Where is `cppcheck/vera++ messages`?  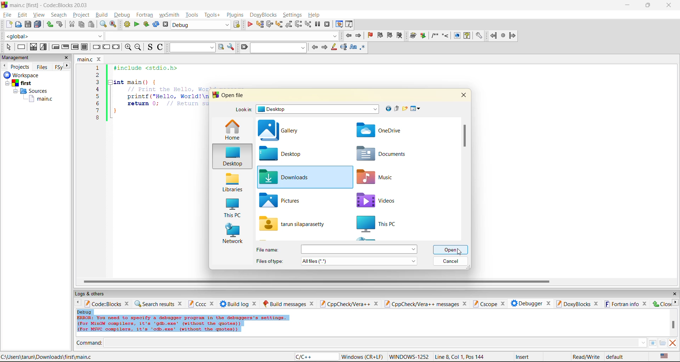 cppcheck/vera++ messages is located at coordinates (421, 304).